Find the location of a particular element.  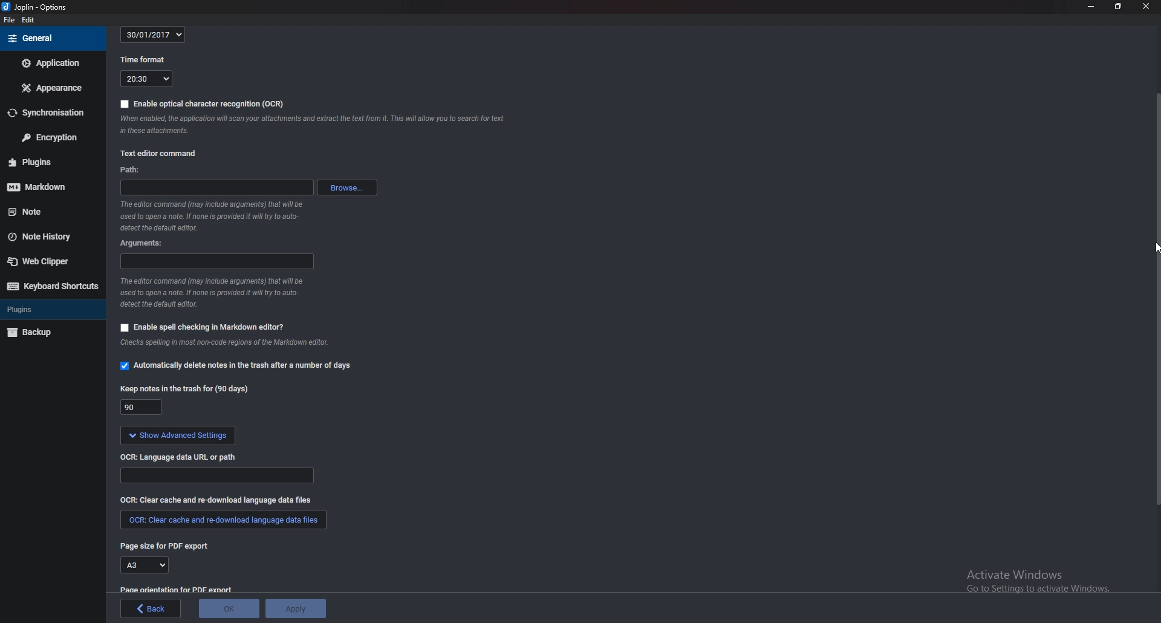

Keep notes in the trash for is located at coordinates (183, 387).